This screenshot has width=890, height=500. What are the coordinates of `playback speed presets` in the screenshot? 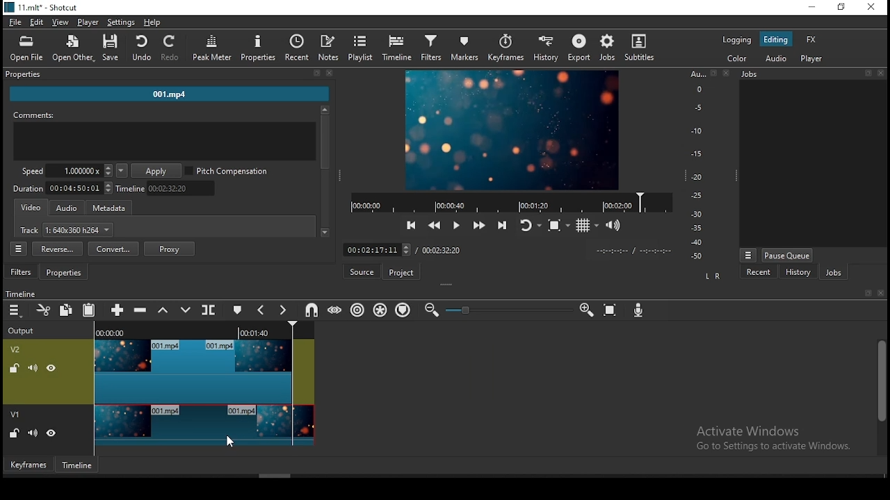 It's located at (121, 171).